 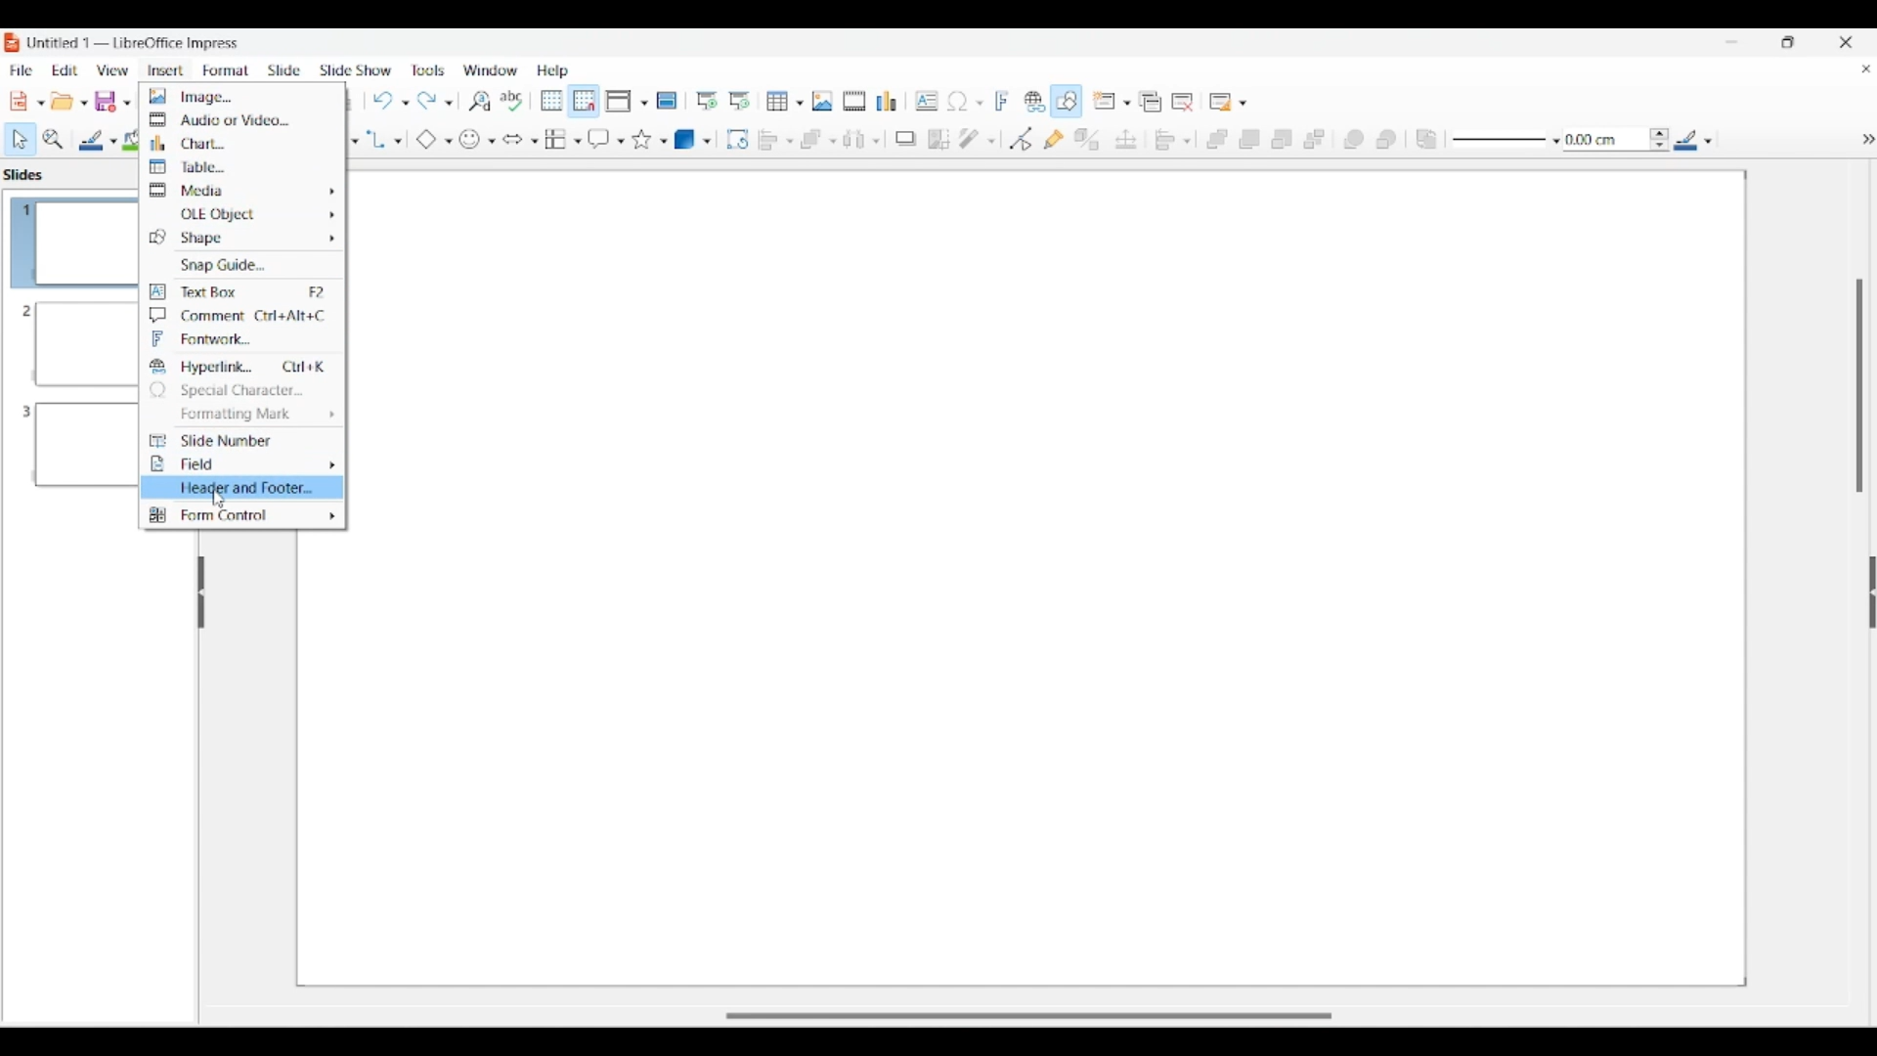 I want to click on Slide layout, so click(x=1230, y=102).